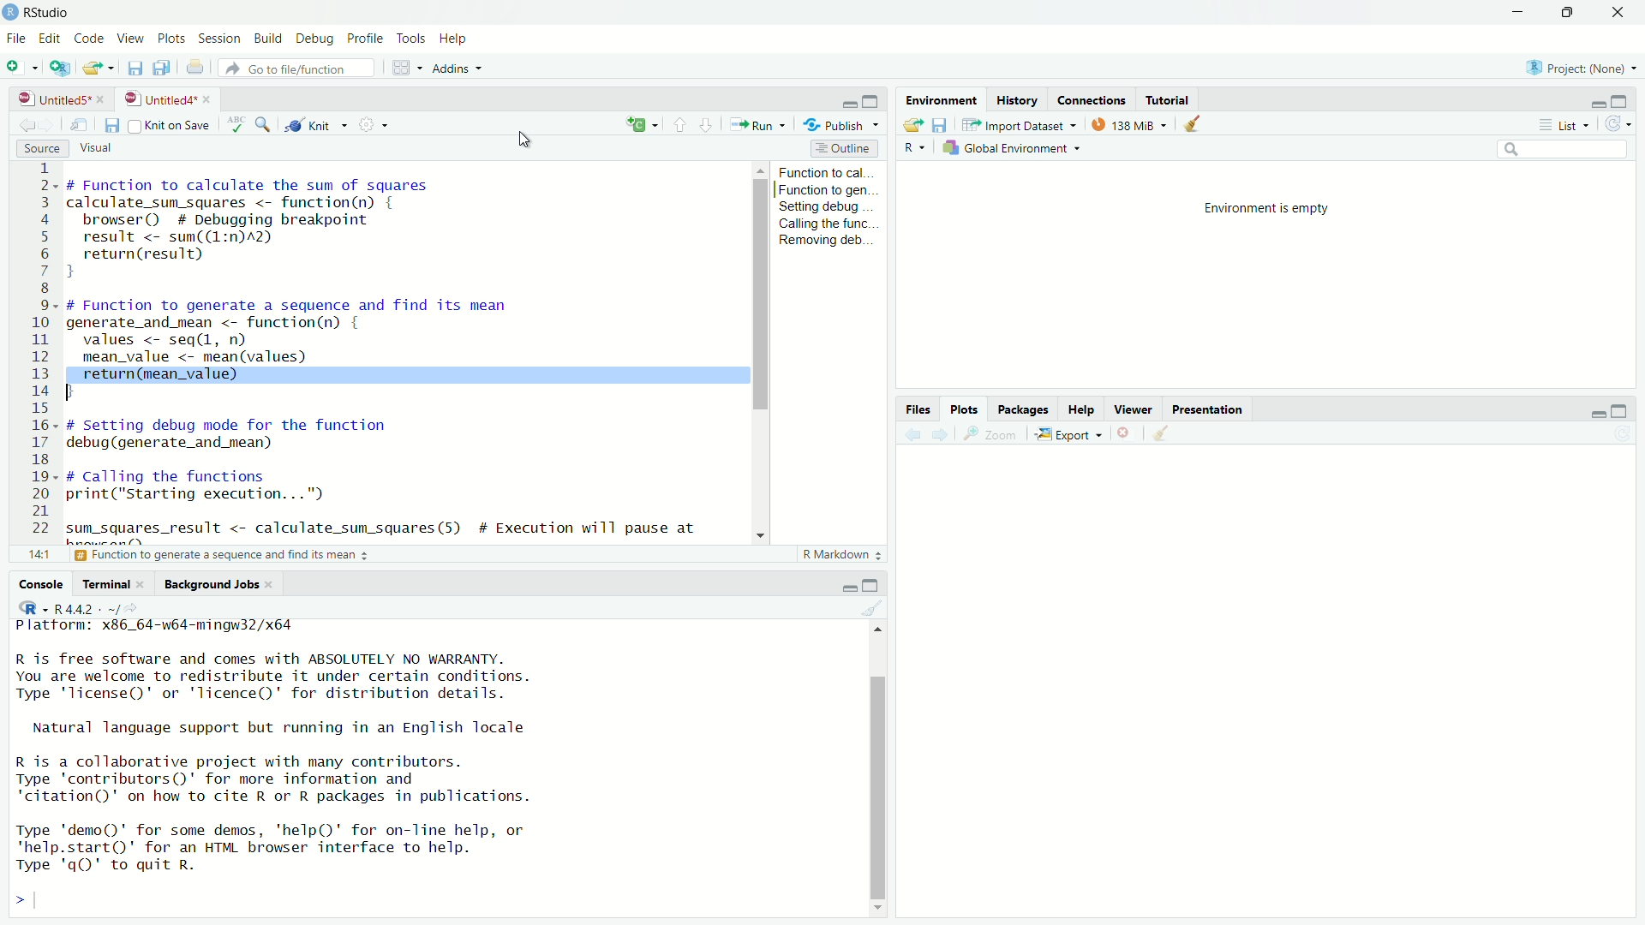 This screenshot has width=1645, height=925. Describe the element at coordinates (874, 606) in the screenshot. I see `clear console` at that location.